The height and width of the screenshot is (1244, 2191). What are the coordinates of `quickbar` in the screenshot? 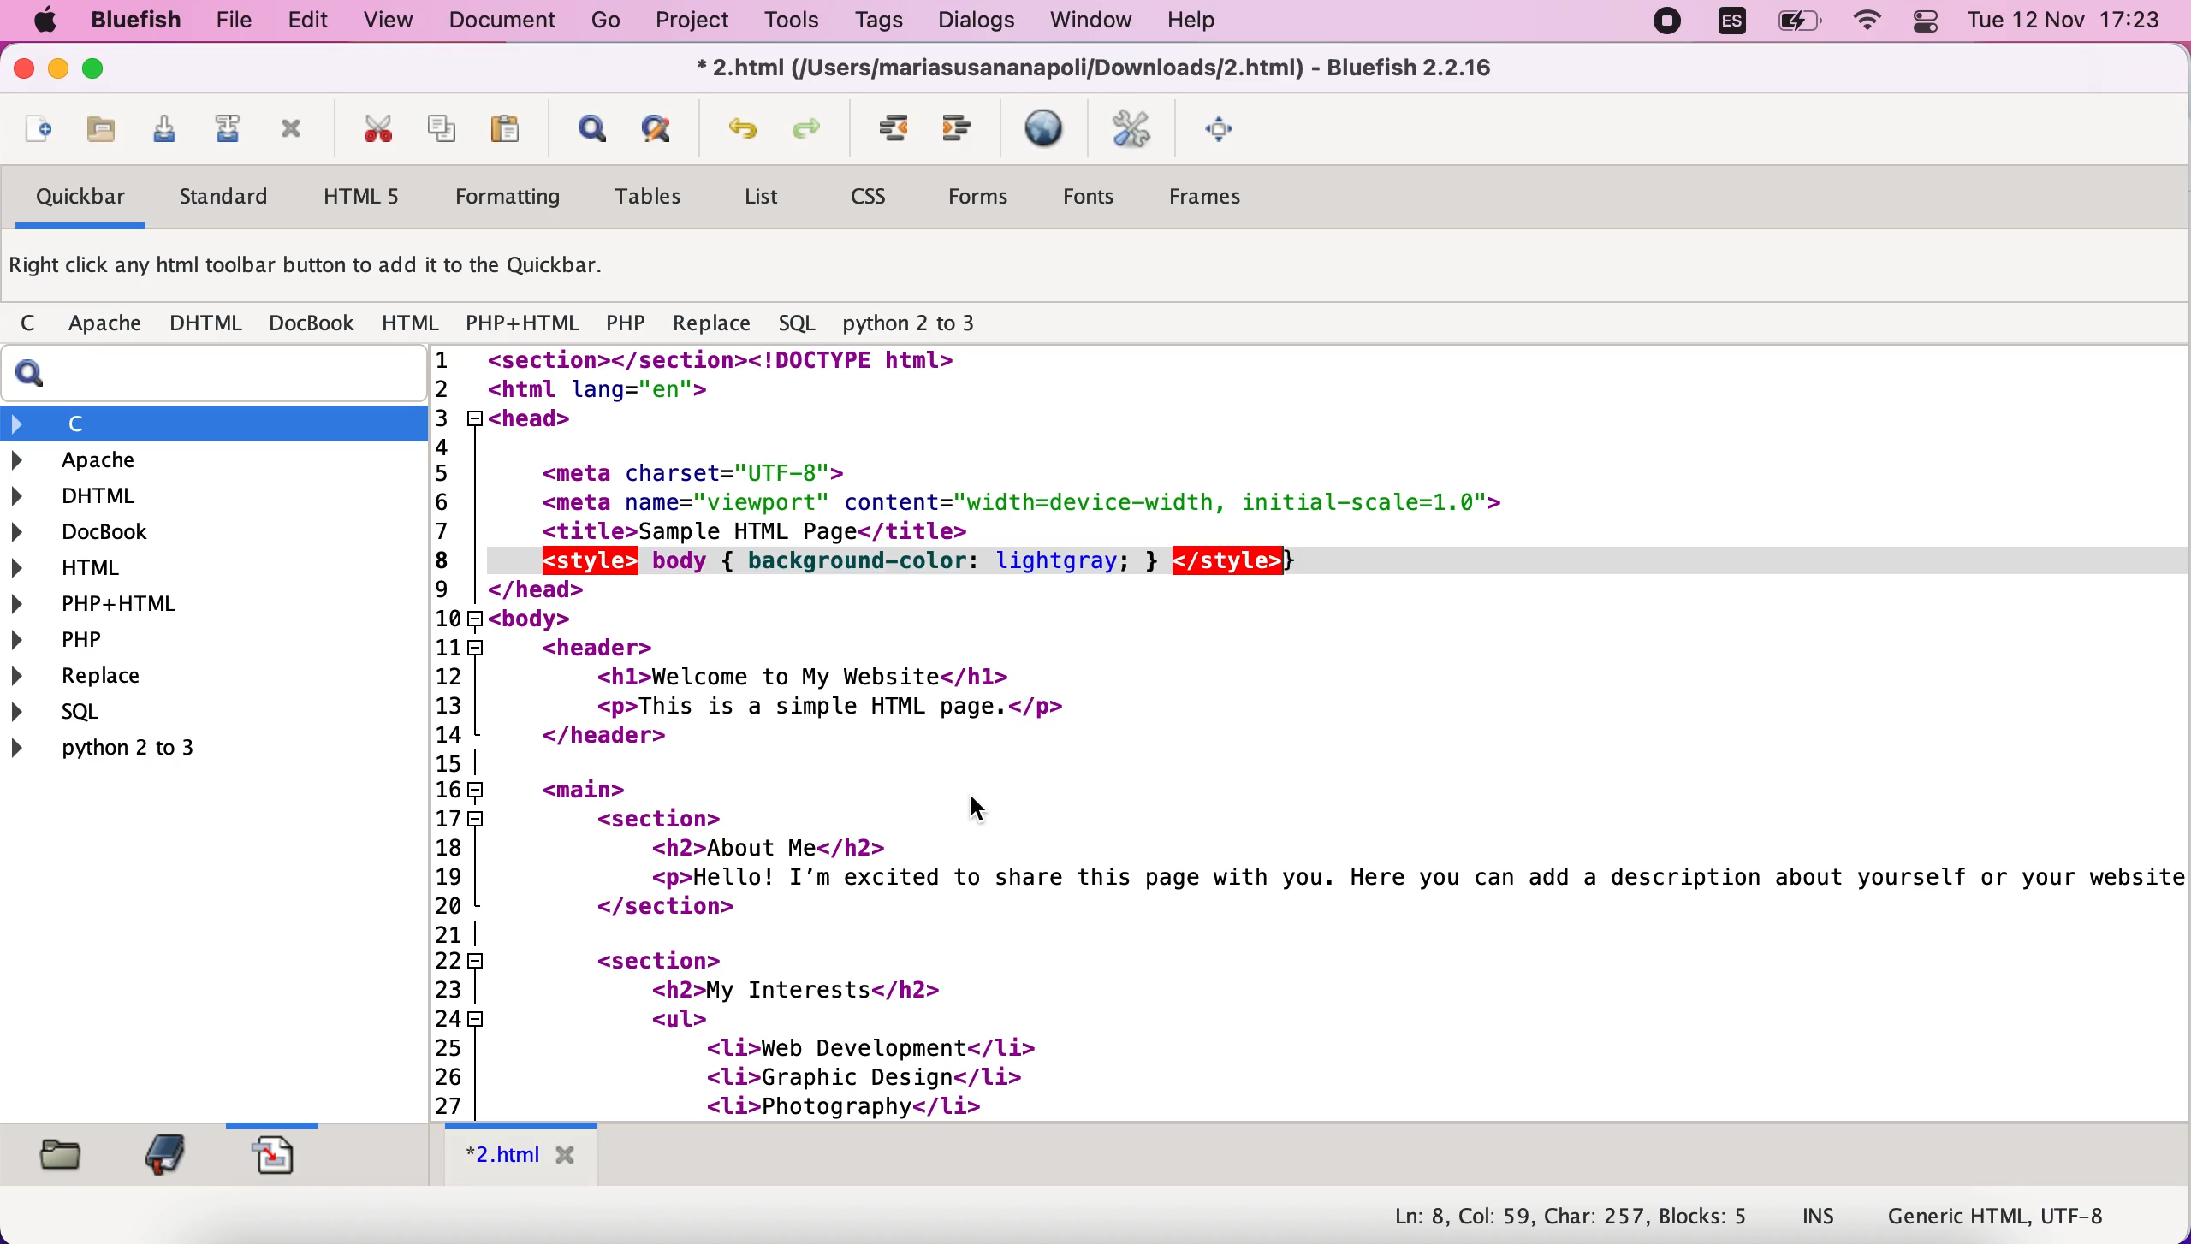 It's located at (80, 198).